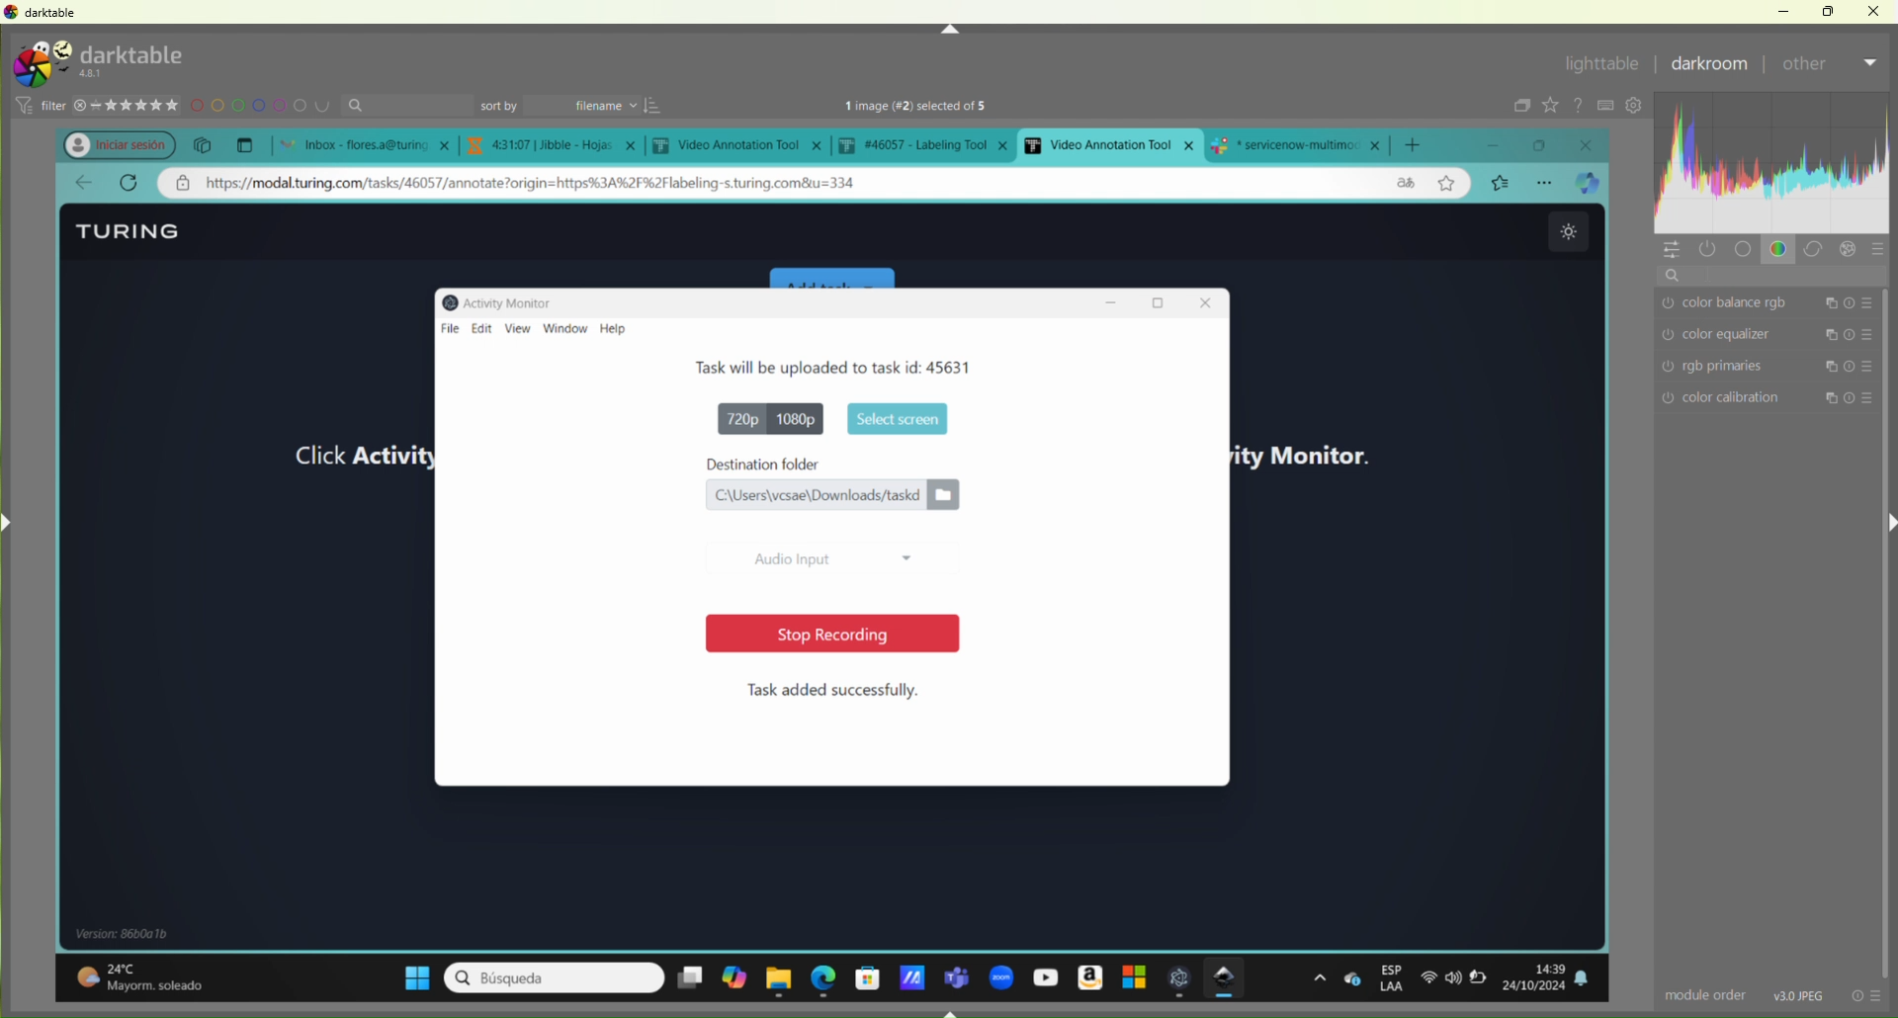 The height and width of the screenshot is (1018, 1898). Describe the element at coordinates (517, 329) in the screenshot. I see `view` at that location.